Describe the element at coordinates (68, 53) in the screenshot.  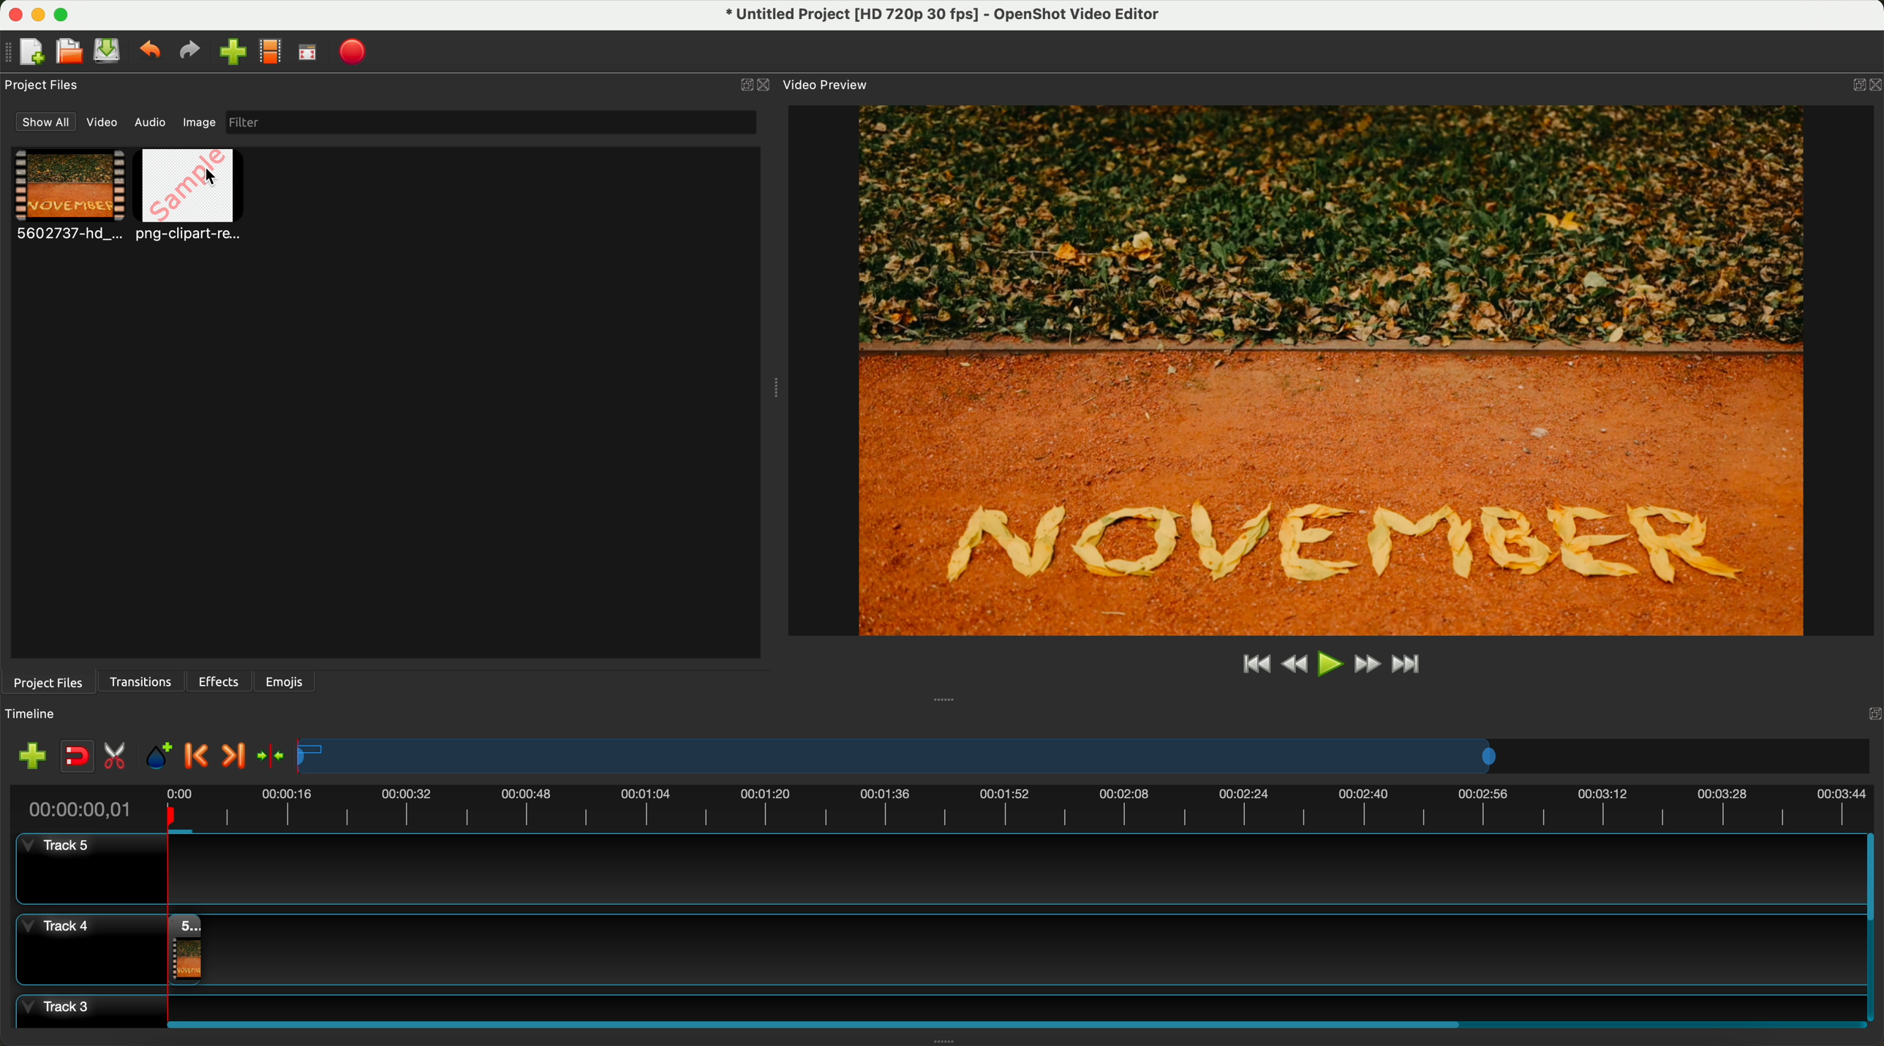
I see `open project` at that location.